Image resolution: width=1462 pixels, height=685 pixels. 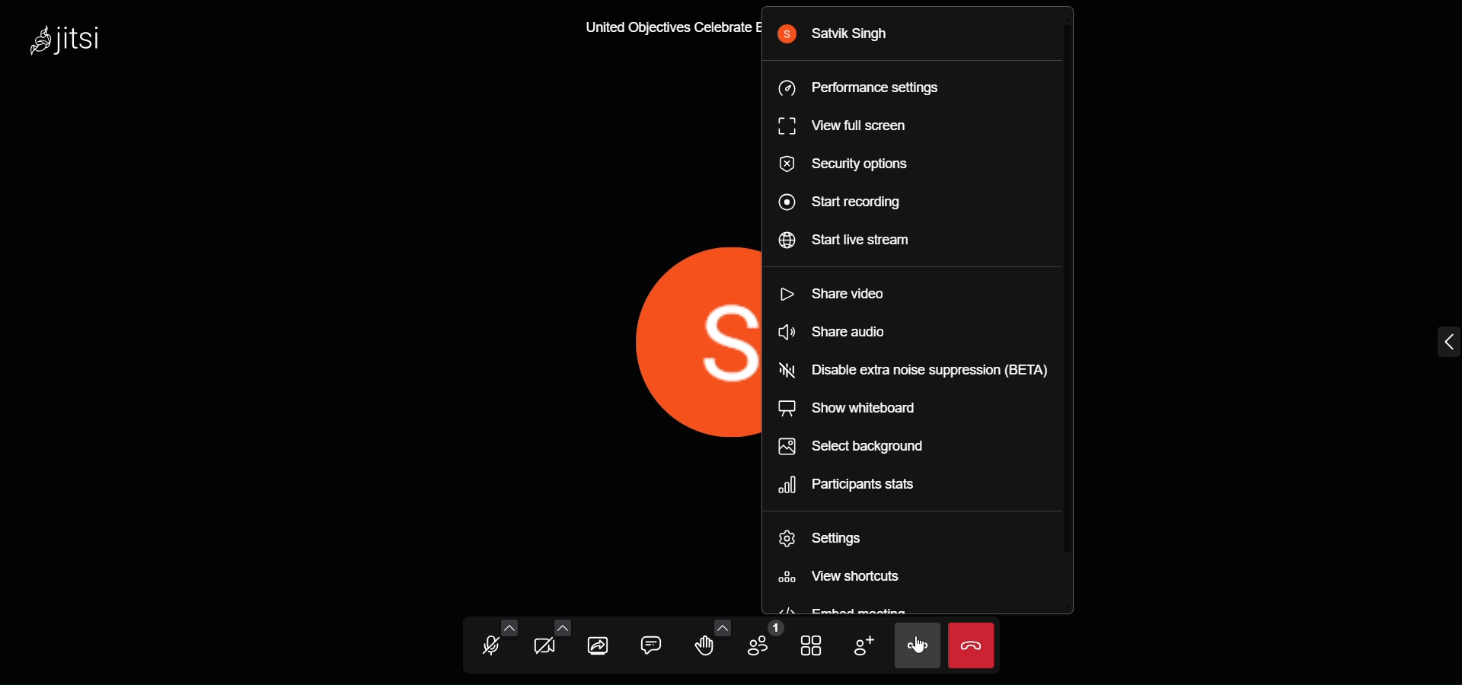 I want to click on more video options, so click(x=563, y=627).